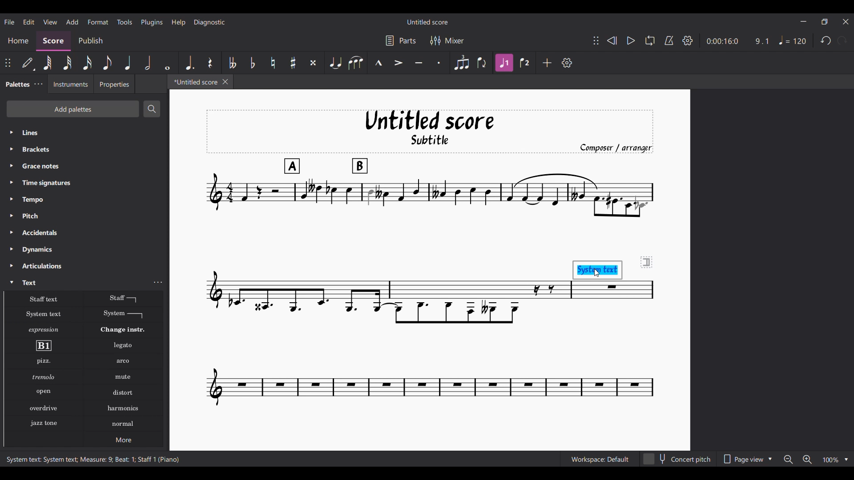 This screenshot has width=854, height=480. What do you see at coordinates (87, 63) in the screenshot?
I see `16th note` at bounding box center [87, 63].